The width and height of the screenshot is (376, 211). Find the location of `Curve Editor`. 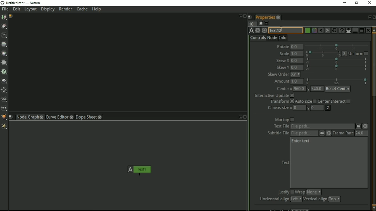

Curve Editor is located at coordinates (56, 117).